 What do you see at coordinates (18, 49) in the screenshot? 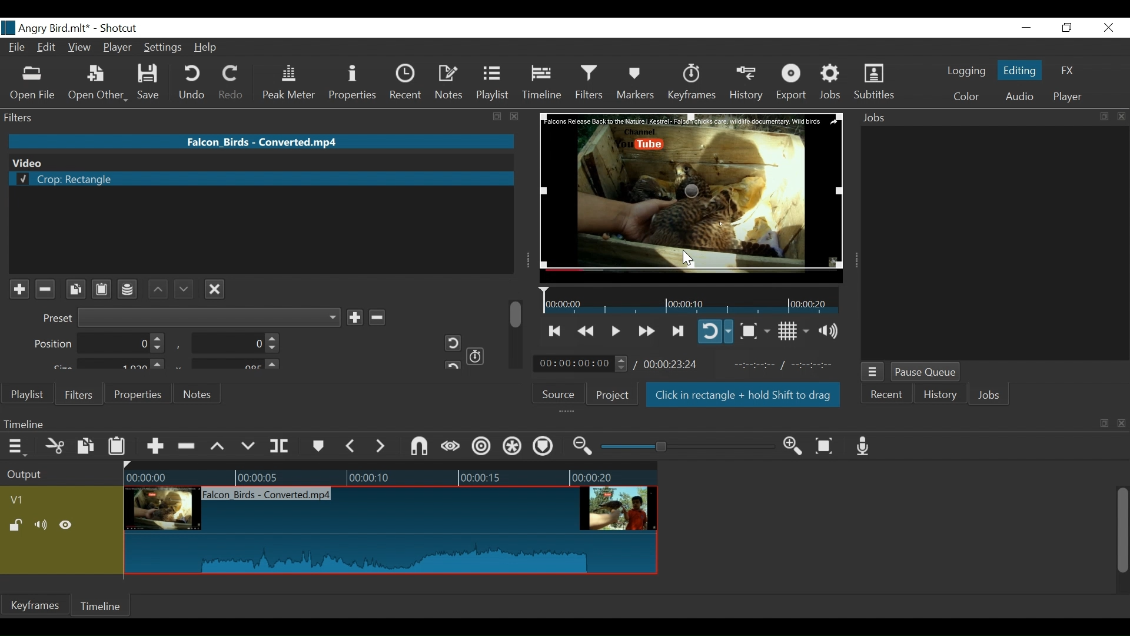
I see `File Name` at bounding box center [18, 49].